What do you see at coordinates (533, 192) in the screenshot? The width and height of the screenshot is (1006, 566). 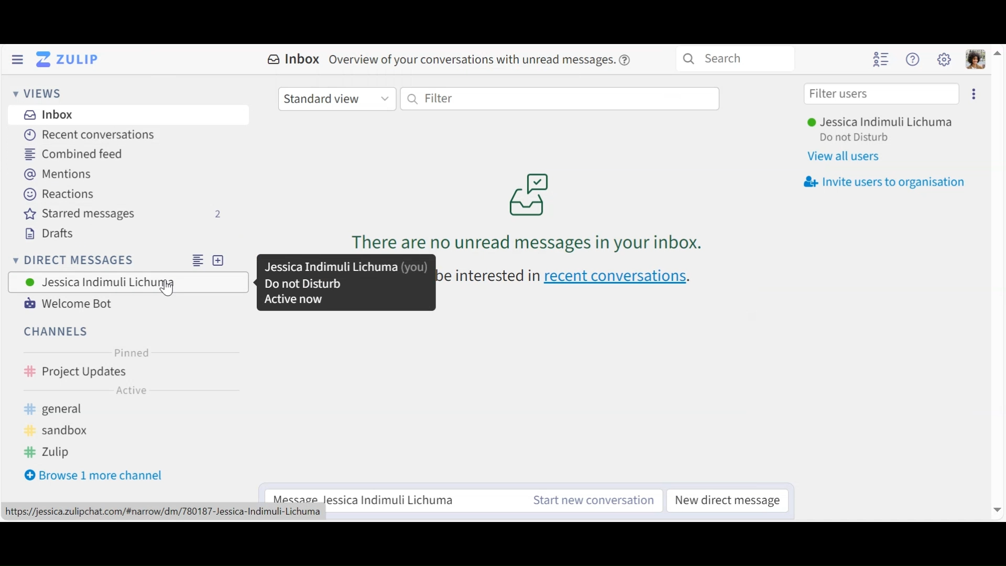 I see `Inbox messages` at bounding box center [533, 192].